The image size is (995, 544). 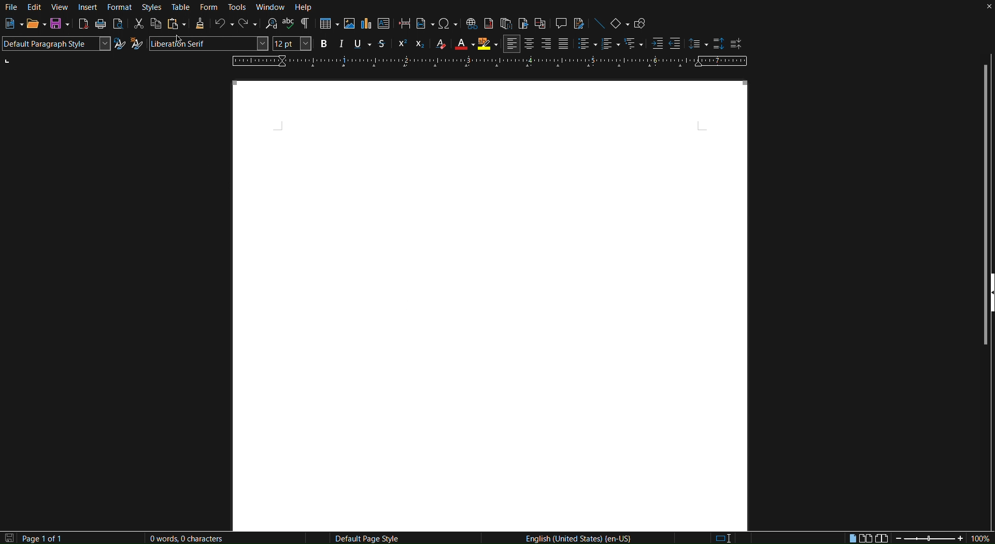 What do you see at coordinates (177, 25) in the screenshot?
I see `Paste` at bounding box center [177, 25].